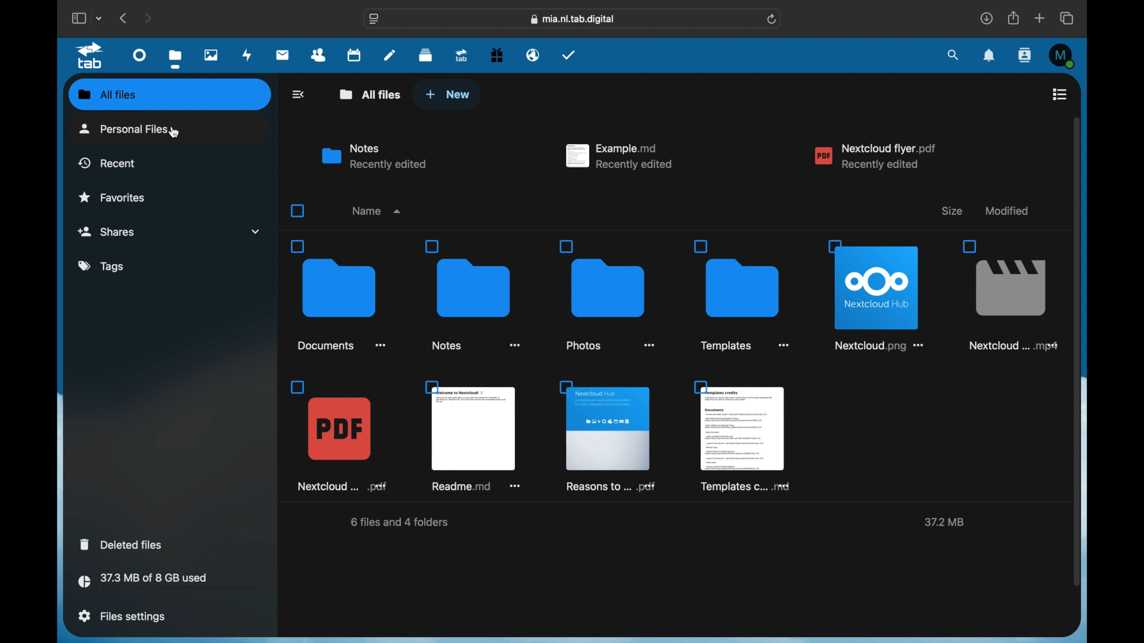 The width and height of the screenshot is (1144, 643). Describe the element at coordinates (609, 436) in the screenshot. I see `file` at that location.